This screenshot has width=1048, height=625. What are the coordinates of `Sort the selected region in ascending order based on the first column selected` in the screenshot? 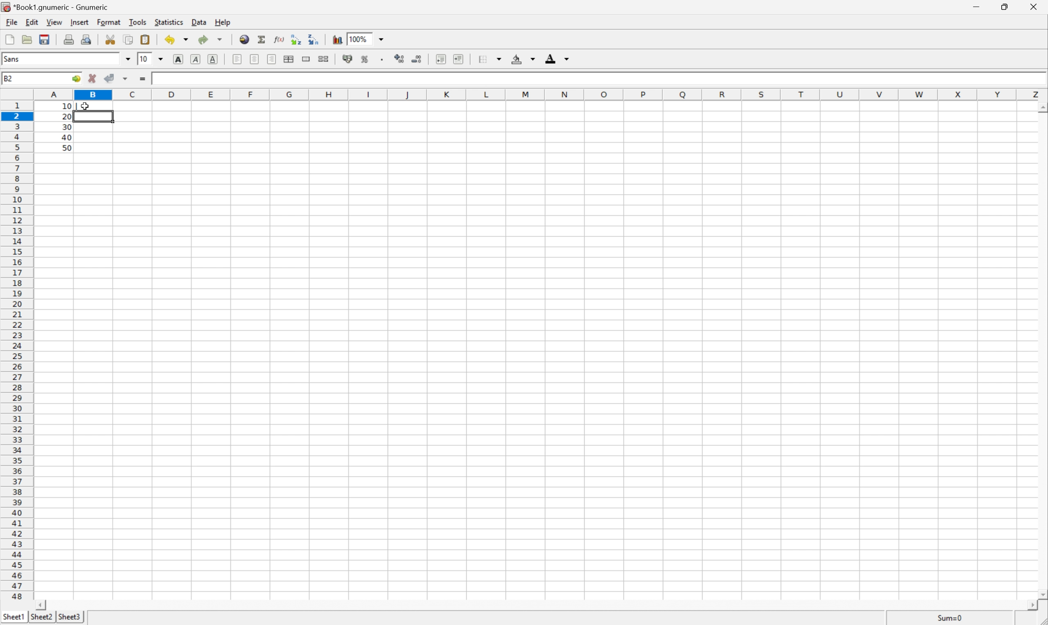 It's located at (296, 39).